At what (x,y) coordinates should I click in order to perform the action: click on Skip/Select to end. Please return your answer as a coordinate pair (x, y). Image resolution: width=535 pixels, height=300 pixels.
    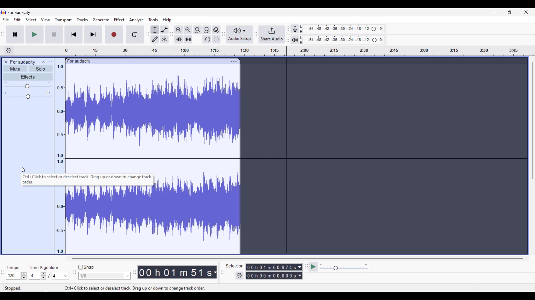
    Looking at the image, I should click on (94, 34).